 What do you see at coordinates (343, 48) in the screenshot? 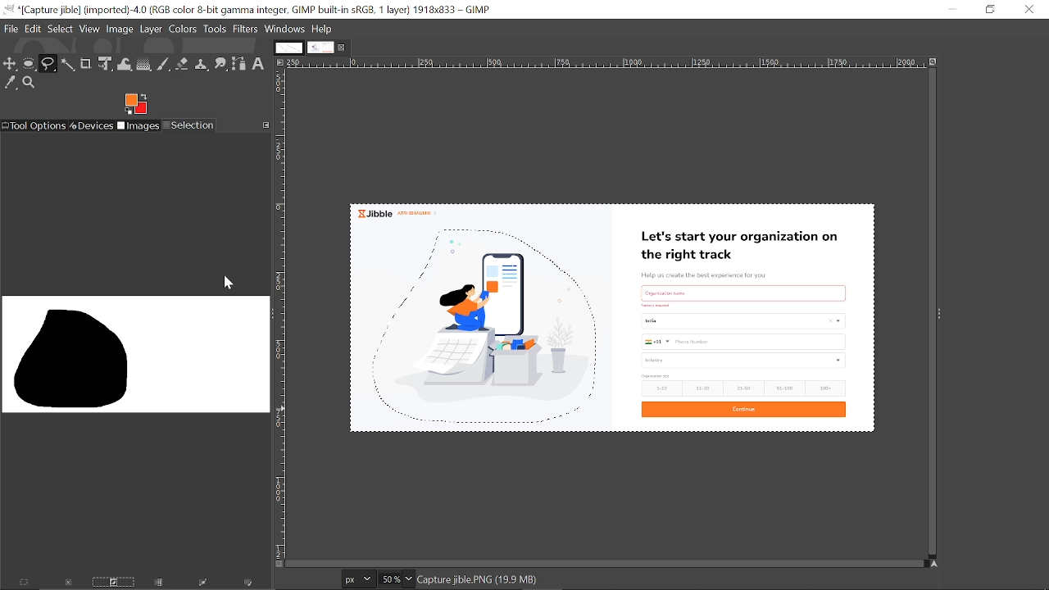
I see `Close current tab` at bounding box center [343, 48].